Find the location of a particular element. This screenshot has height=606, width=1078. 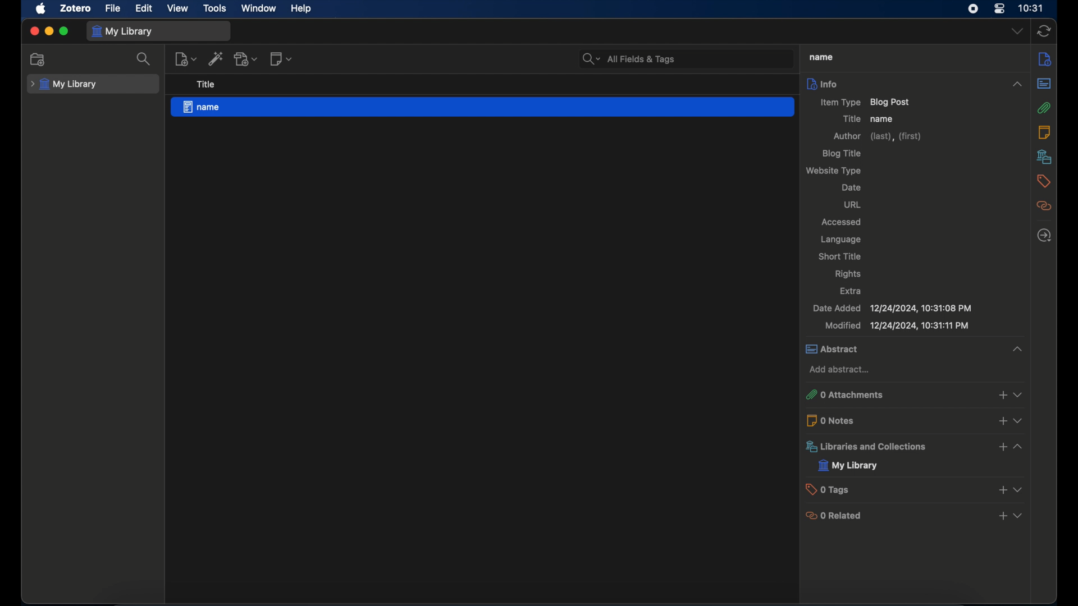

zotero is located at coordinates (75, 8).